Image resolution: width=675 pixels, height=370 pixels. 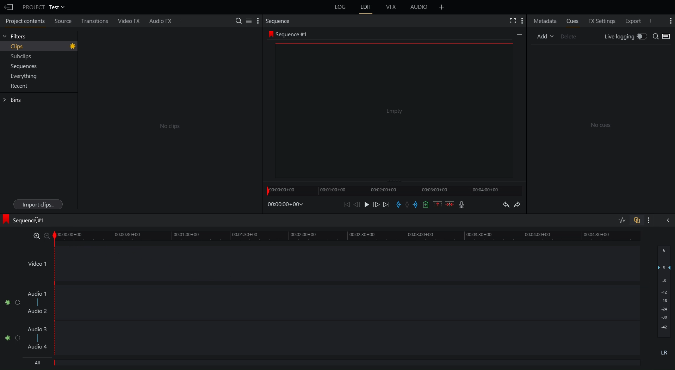 I want to click on Audio output level, so click(x=663, y=304).